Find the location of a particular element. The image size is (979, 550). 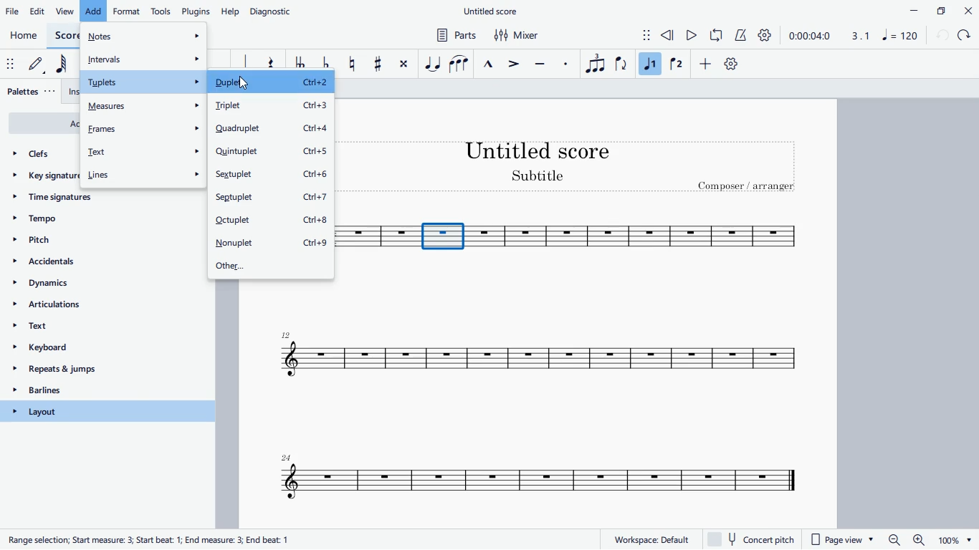

augmentation dot is located at coordinates (242, 62).